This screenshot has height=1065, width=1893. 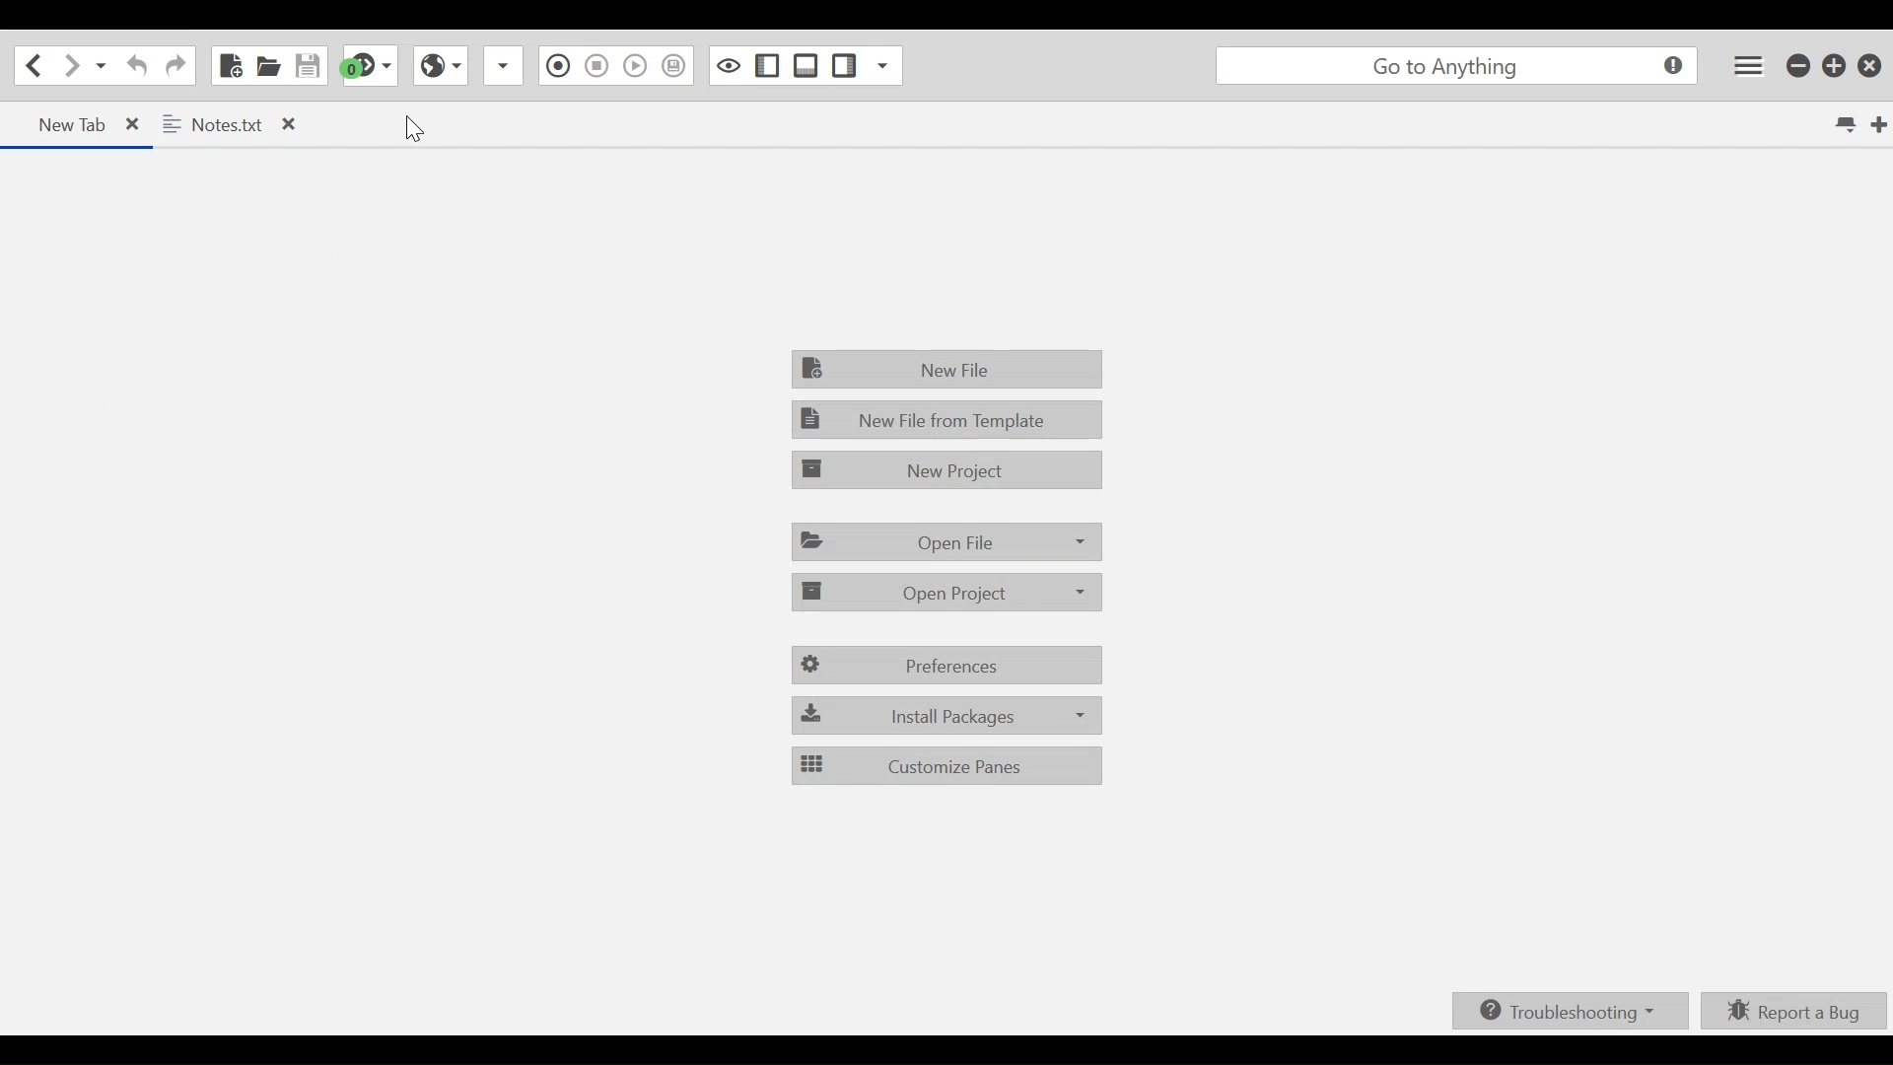 I want to click on Preferences, so click(x=946, y=663).